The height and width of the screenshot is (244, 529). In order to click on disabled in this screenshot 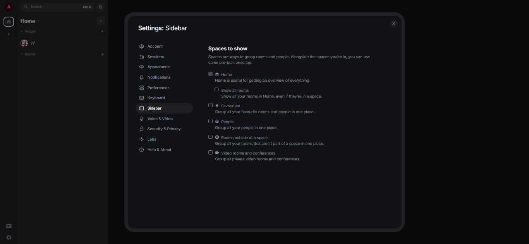, I will do `click(210, 105)`.